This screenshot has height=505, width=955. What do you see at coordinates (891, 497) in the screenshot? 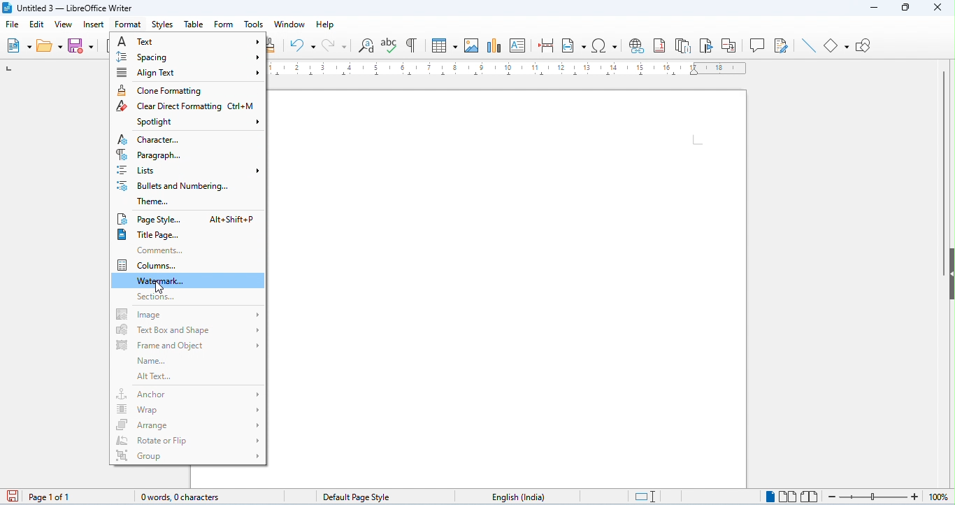
I see `zoom` at bounding box center [891, 497].